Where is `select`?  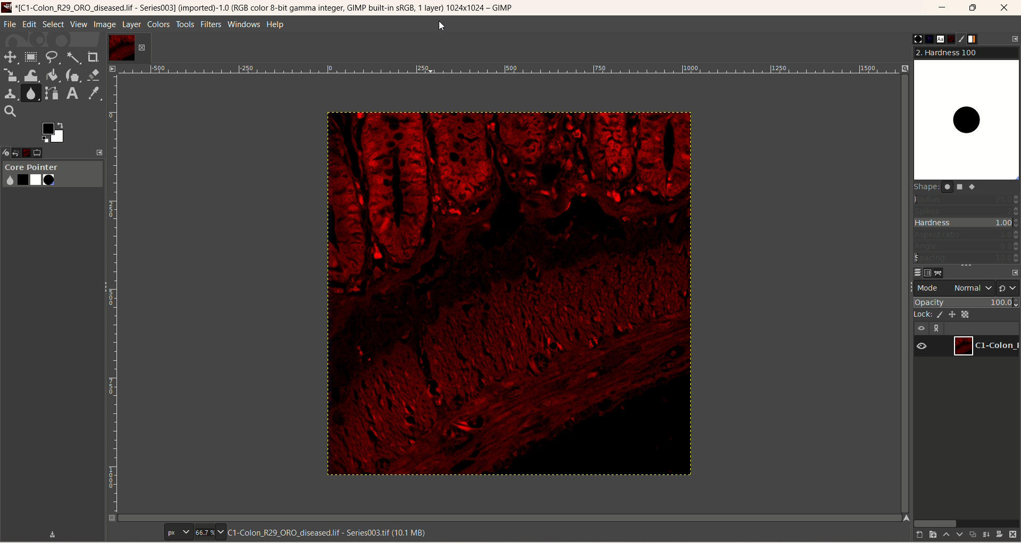
select is located at coordinates (53, 24).